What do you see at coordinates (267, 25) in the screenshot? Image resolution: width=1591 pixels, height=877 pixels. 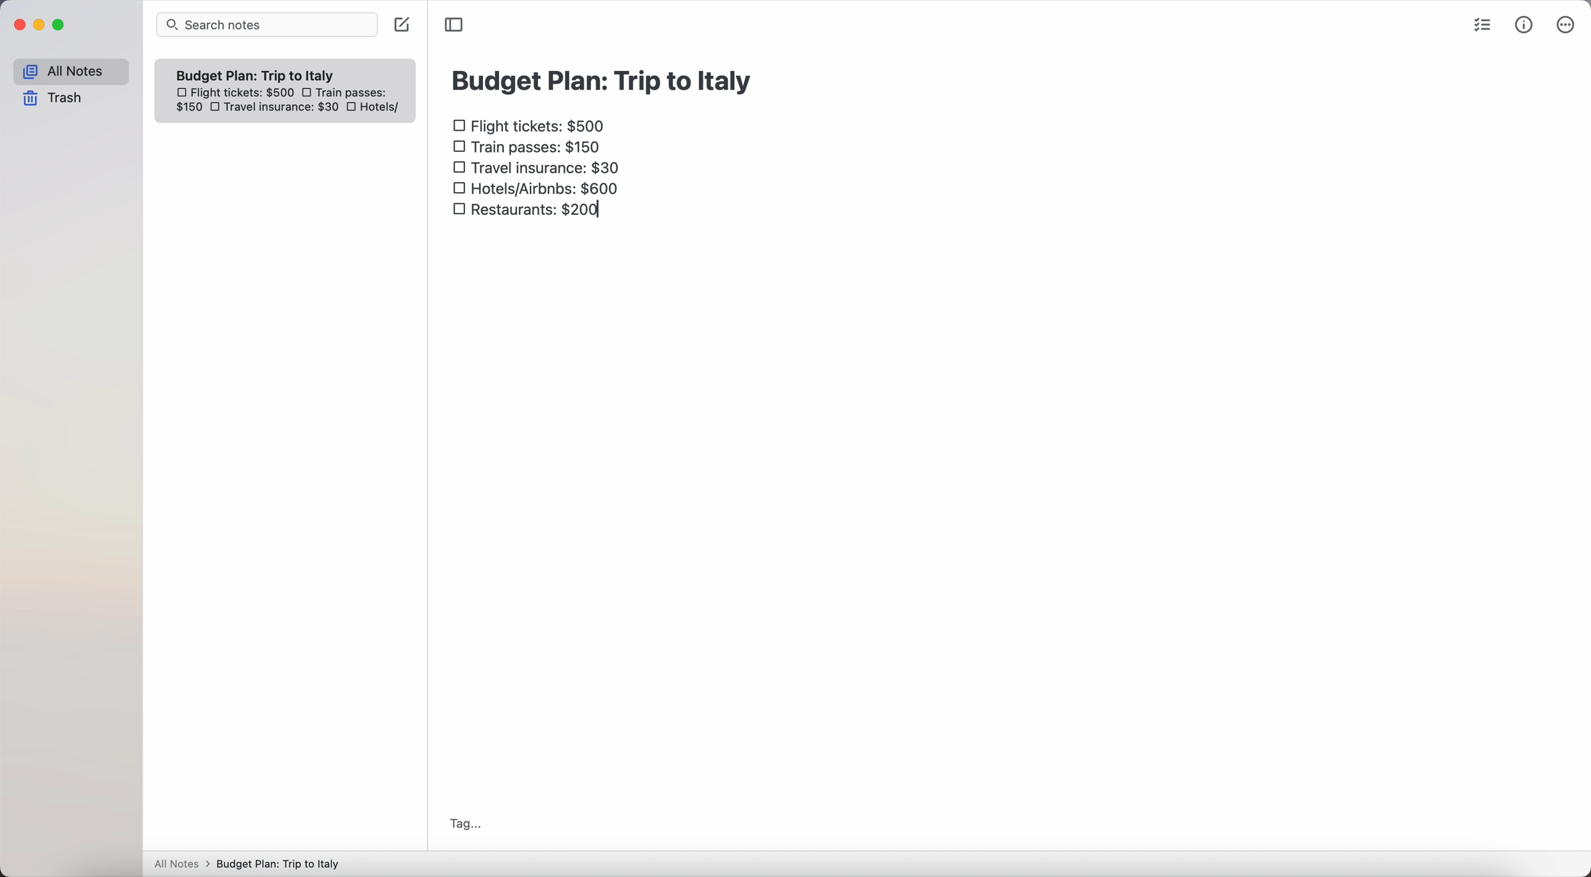 I see `search bar` at bounding box center [267, 25].